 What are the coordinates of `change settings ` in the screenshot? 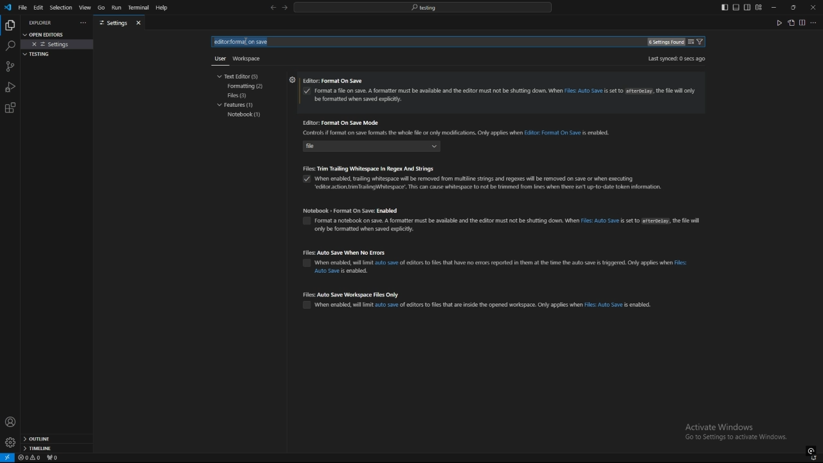 It's located at (691, 42).